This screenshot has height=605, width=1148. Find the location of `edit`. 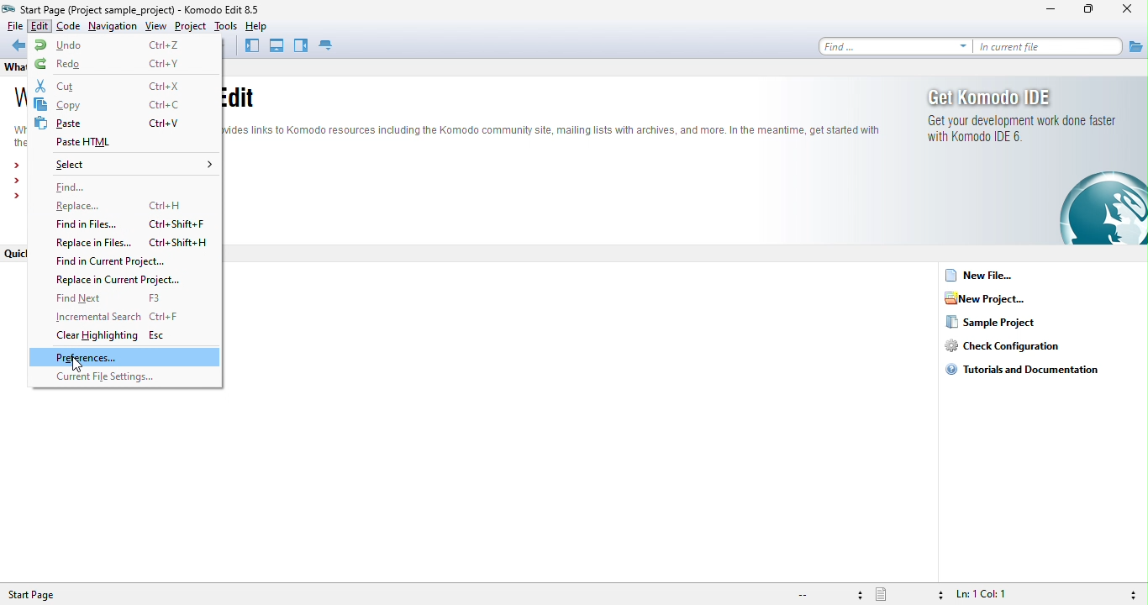

edit is located at coordinates (42, 26).